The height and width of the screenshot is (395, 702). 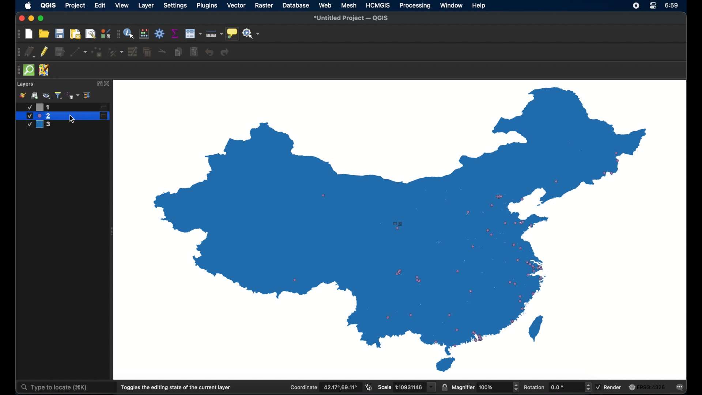 I want to click on current edits, so click(x=30, y=52).